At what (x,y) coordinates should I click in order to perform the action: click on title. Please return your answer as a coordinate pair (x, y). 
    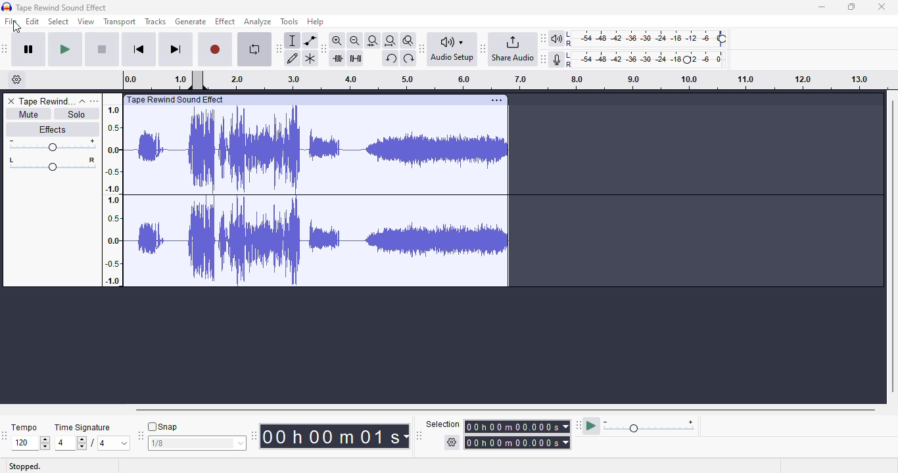
    Looking at the image, I should click on (61, 7).